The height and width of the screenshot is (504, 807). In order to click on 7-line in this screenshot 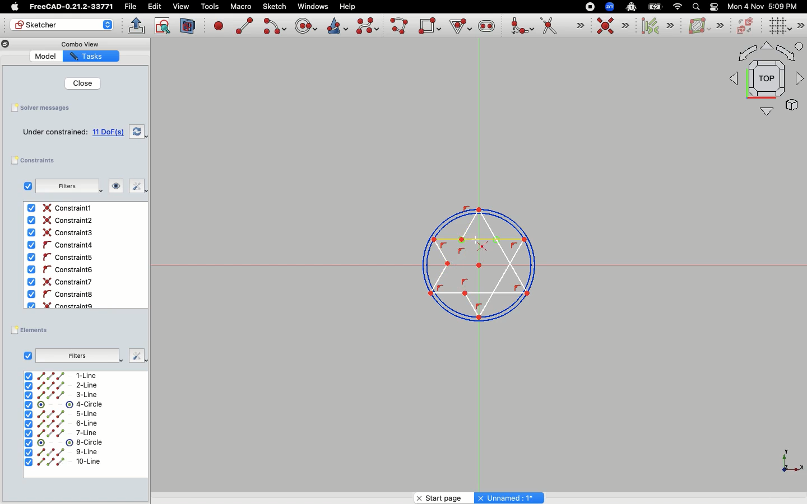, I will do `click(62, 433)`.